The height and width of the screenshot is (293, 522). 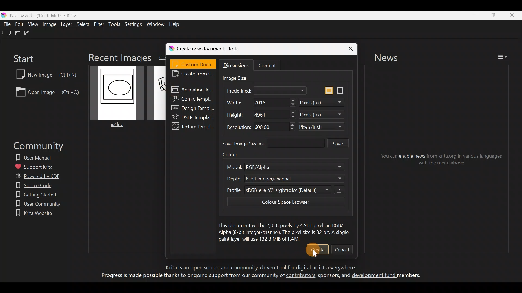 What do you see at coordinates (284, 231) in the screenshot?
I see `This document will be 7.016 pixels by 4,961 pixels in RGB/Alpha (8-bit integer/channel). The pixel size is 32 bit. A single paint layer will use 132.8MiB of RAM.` at bounding box center [284, 231].